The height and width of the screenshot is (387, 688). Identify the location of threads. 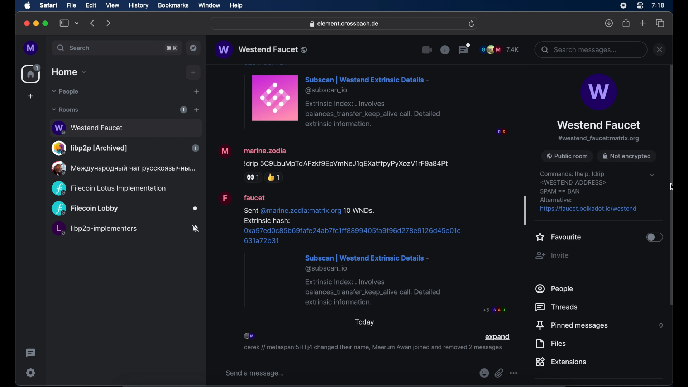
(464, 48).